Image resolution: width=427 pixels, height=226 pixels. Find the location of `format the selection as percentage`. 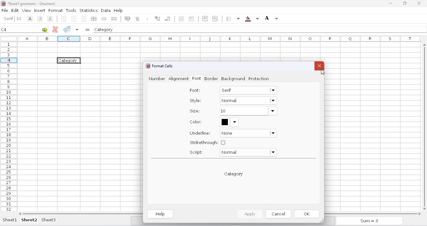

format the selection as percentage is located at coordinates (149, 18).